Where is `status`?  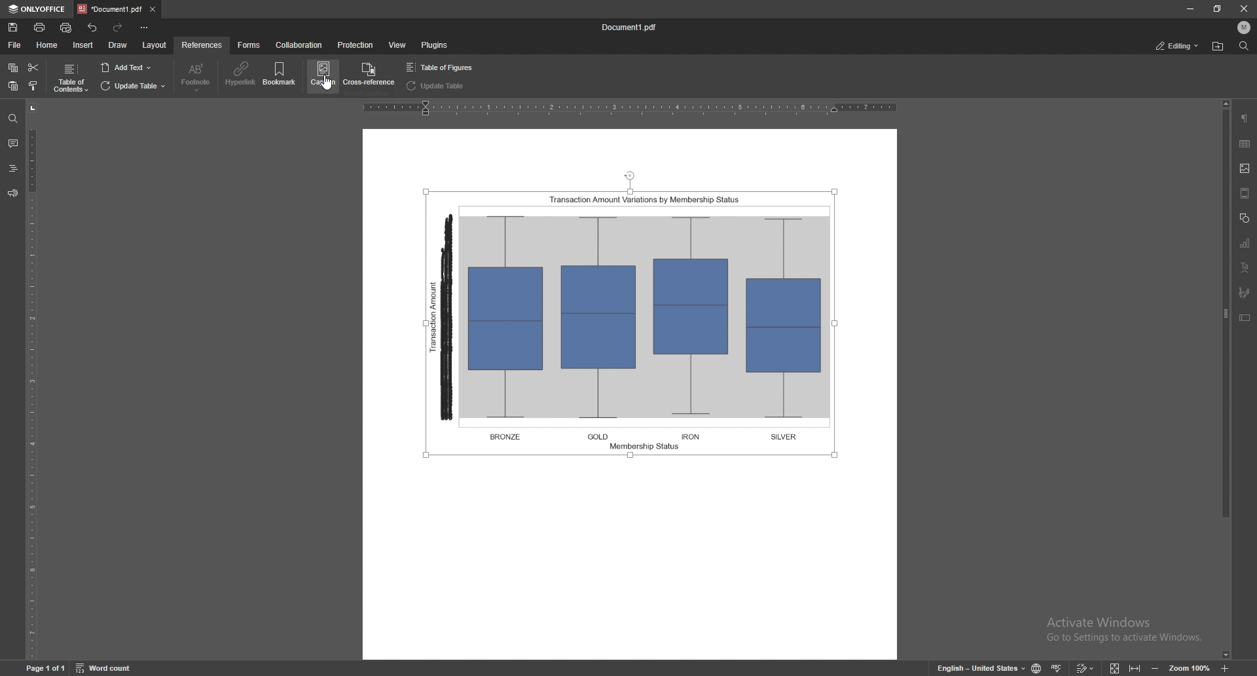 status is located at coordinates (1176, 45).